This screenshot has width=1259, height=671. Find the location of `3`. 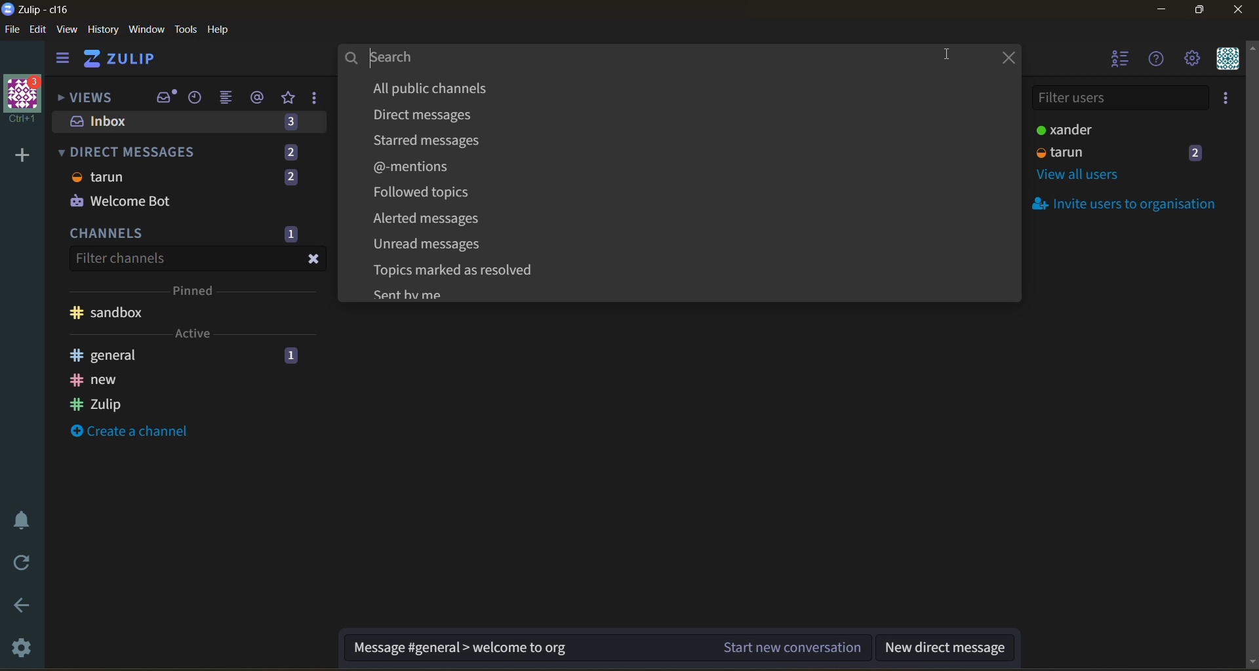

3 is located at coordinates (291, 124).